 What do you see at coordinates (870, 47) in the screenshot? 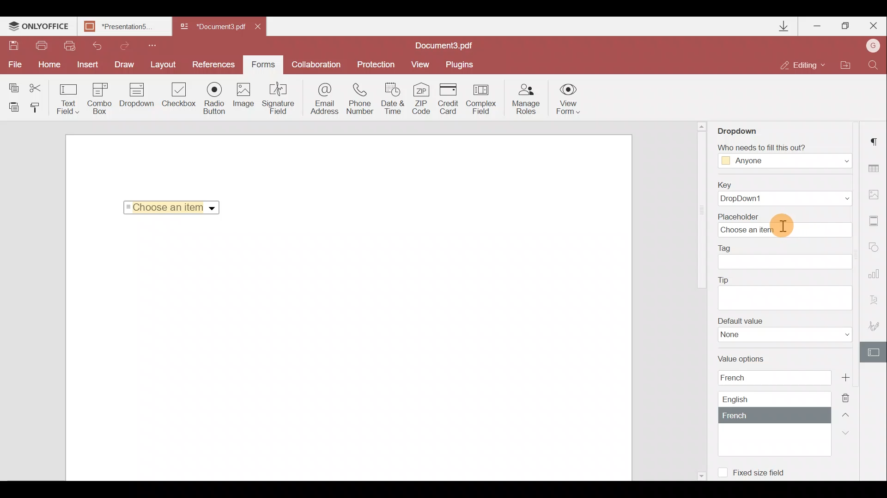
I see `Account name` at bounding box center [870, 47].